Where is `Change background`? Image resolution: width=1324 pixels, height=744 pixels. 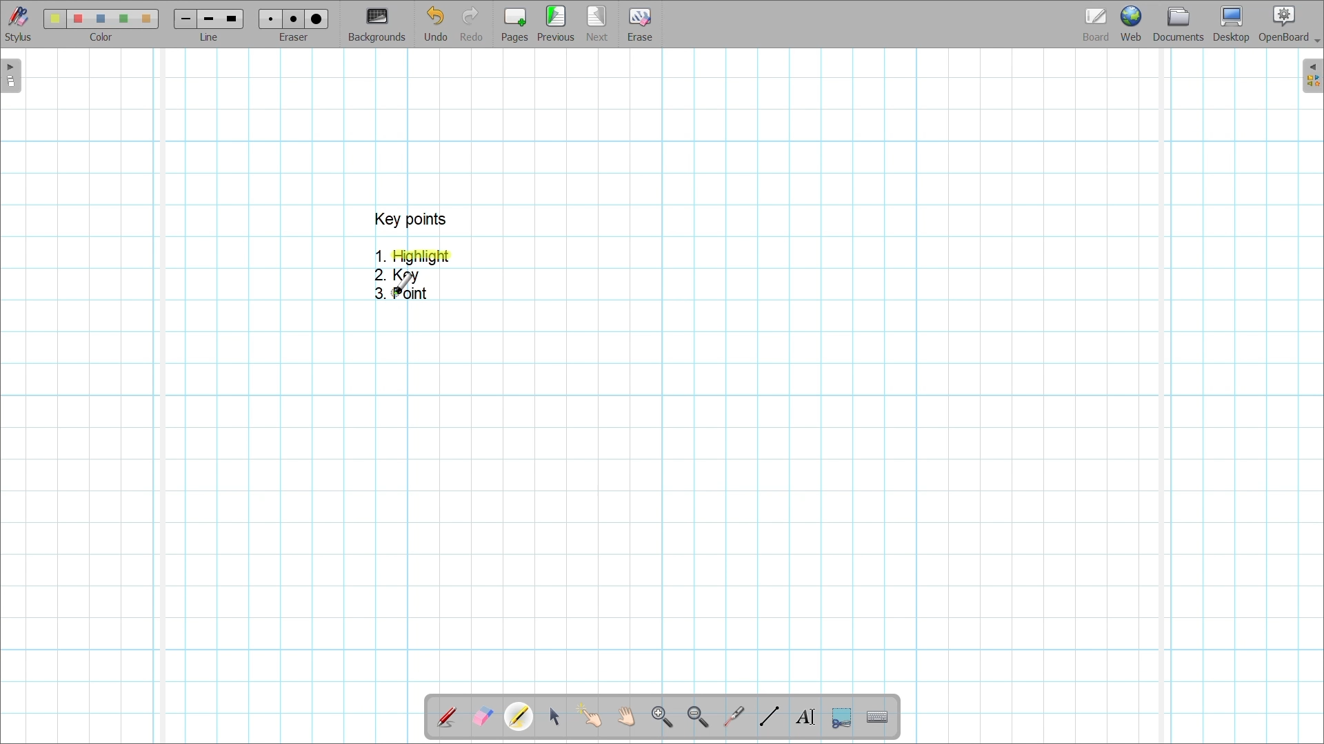 Change background is located at coordinates (377, 24).